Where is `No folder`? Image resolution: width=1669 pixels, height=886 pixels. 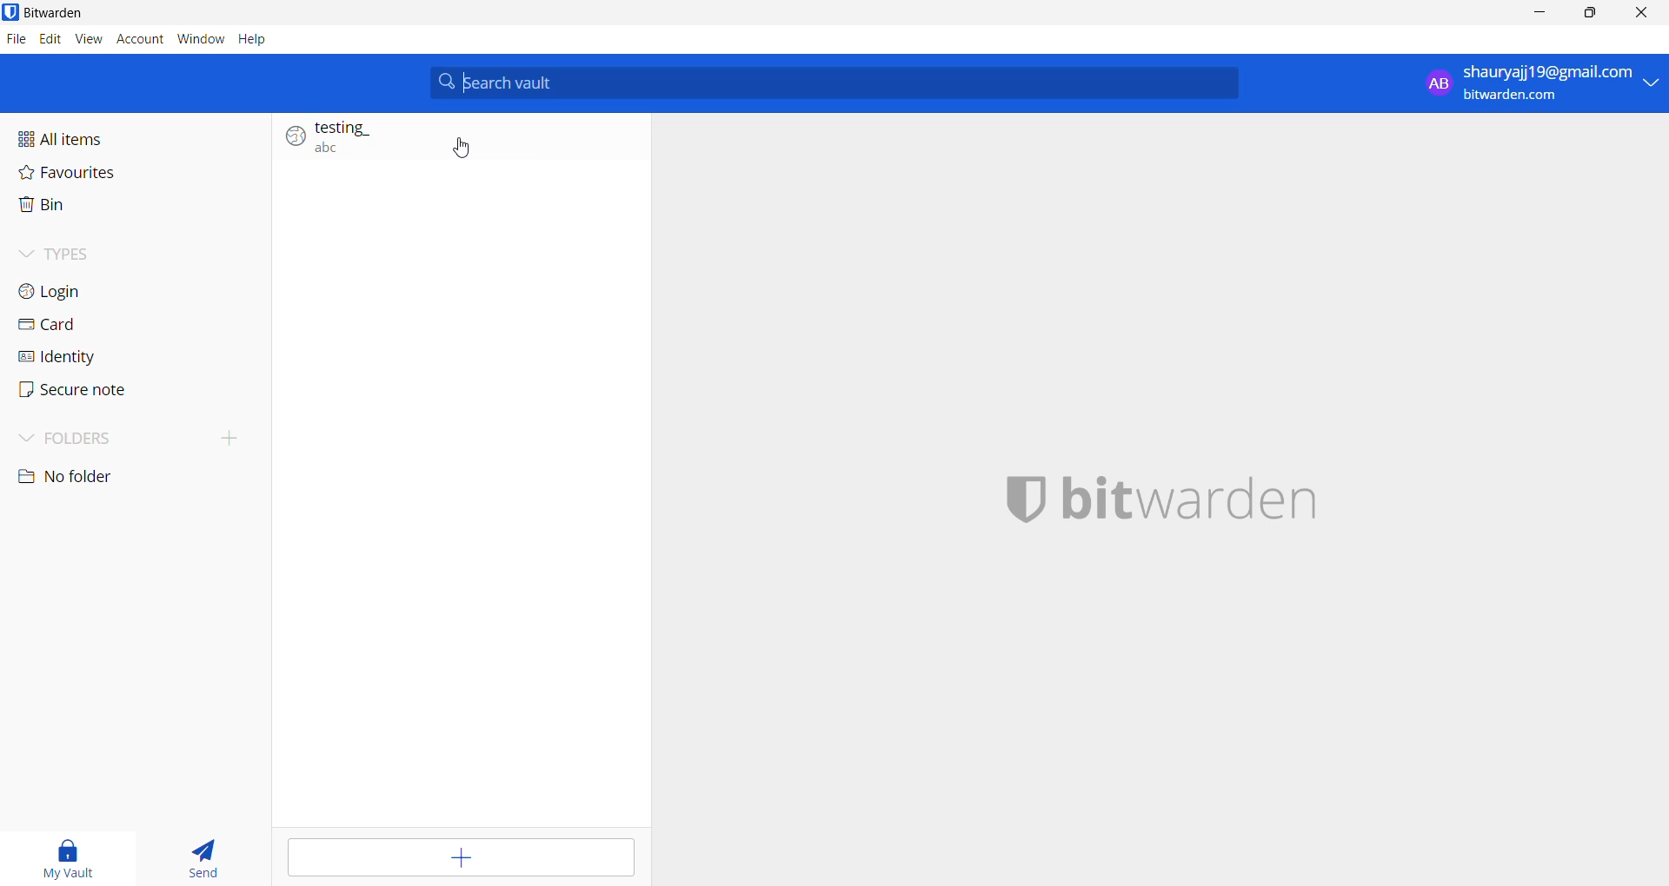 No folder is located at coordinates (86, 479).